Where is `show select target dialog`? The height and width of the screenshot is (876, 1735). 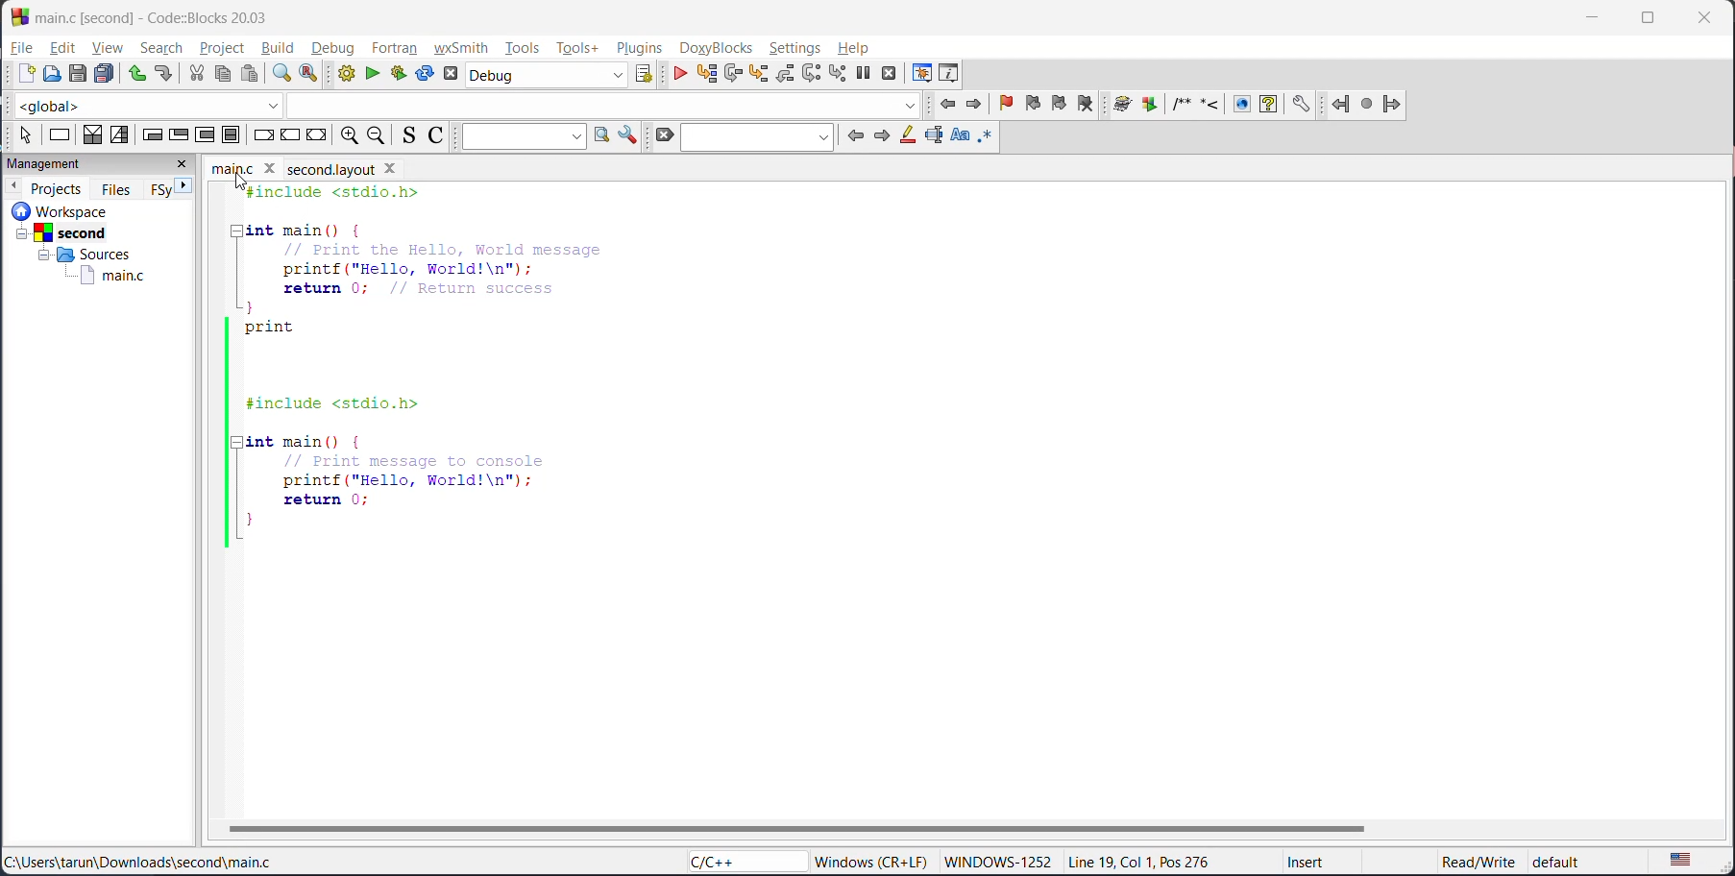 show select target dialog is located at coordinates (649, 76).